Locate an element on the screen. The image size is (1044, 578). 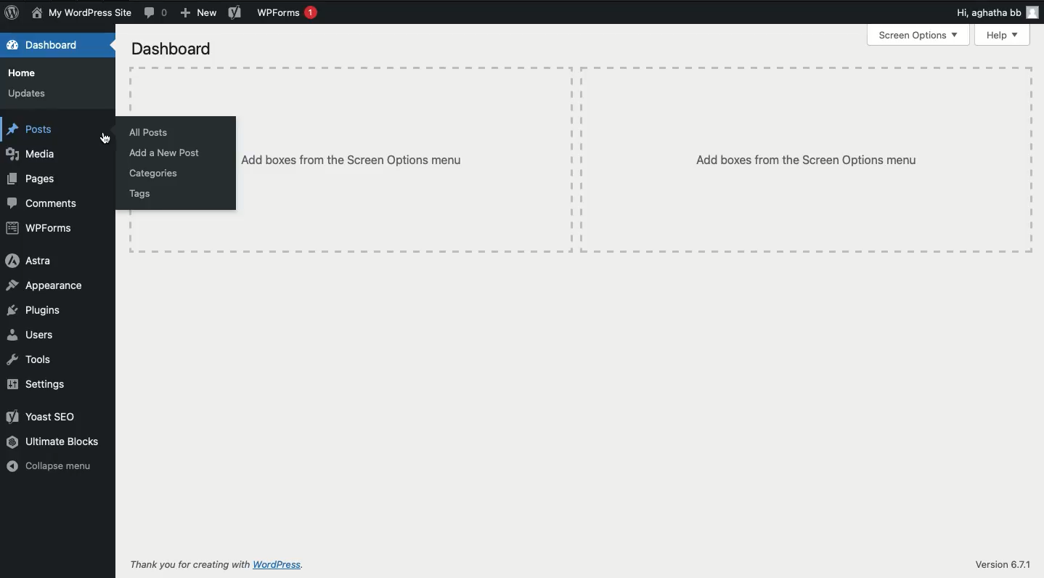
WPForms is located at coordinates (287, 14).